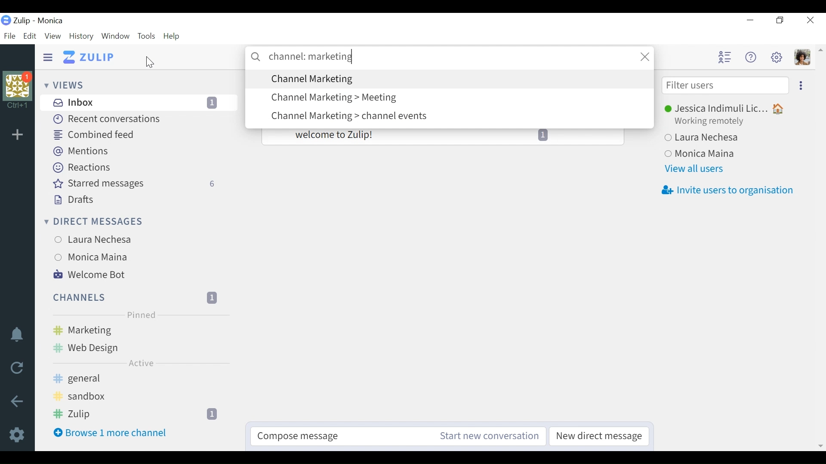 The width and height of the screenshot is (826, 464). Describe the element at coordinates (20, 135) in the screenshot. I see `Add organisation` at that location.